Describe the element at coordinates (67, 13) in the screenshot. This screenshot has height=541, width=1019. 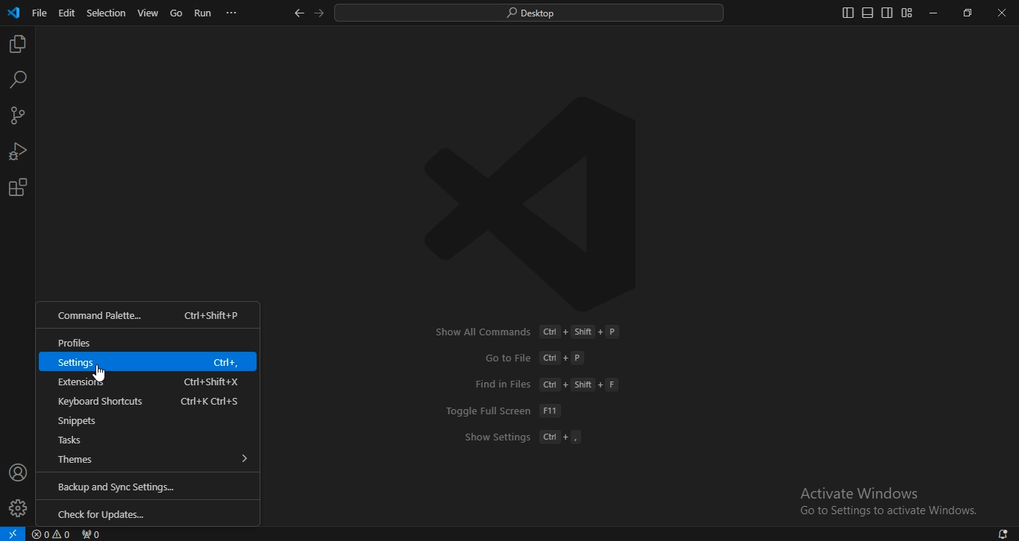
I see `edit` at that location.